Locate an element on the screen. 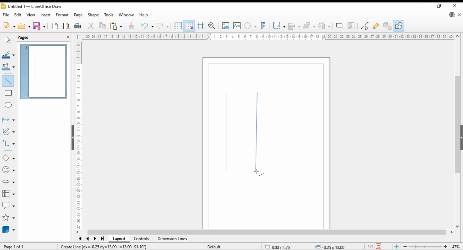 The width and height of the screenshot is (463, 250). helplines for moving is located at coordinates (201, 25).